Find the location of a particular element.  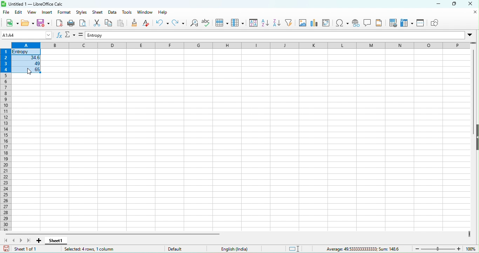

print is located at coordinates (72, 23).